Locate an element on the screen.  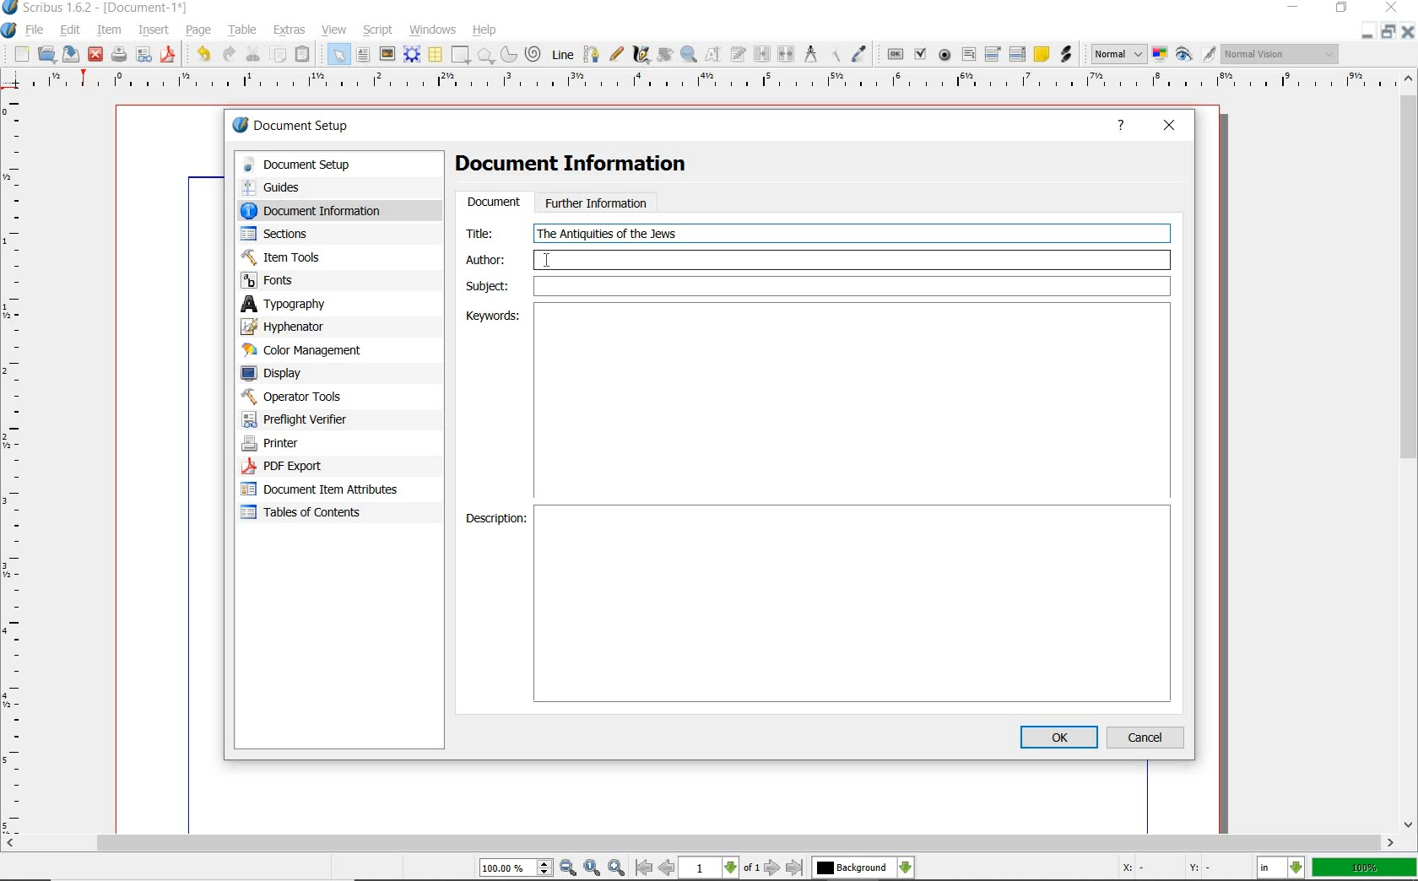
Title is located at coordinates (490, 233).